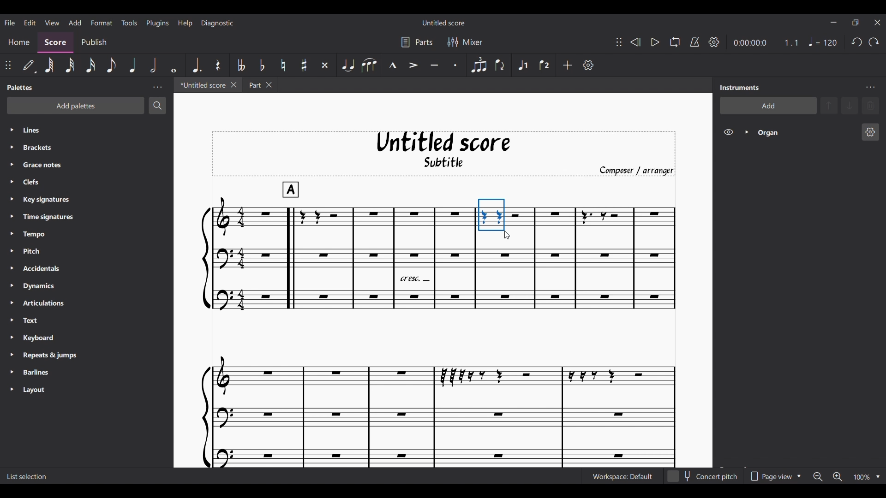 The height and width of the screenshot is (498, 886). What do you see at coordinates (766, 43) in the screenshot?
I see `Current ratio and duration of score` at bounding box center [766, 43].